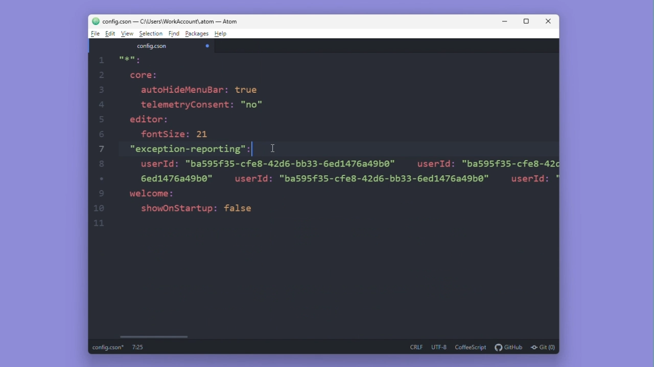 The width and height of the screenshot is (654, 367). Describe the element at coordinates (471, 347) in the screenshot. I see `coffeescript` at that location.